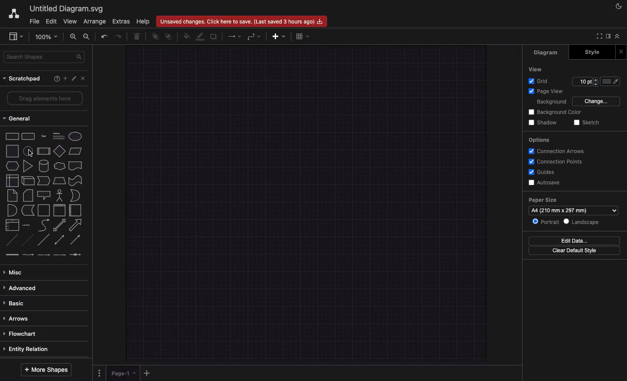 The height and width of the screenshot is (381, 627). I want to click on Edit, so click(52, 22).